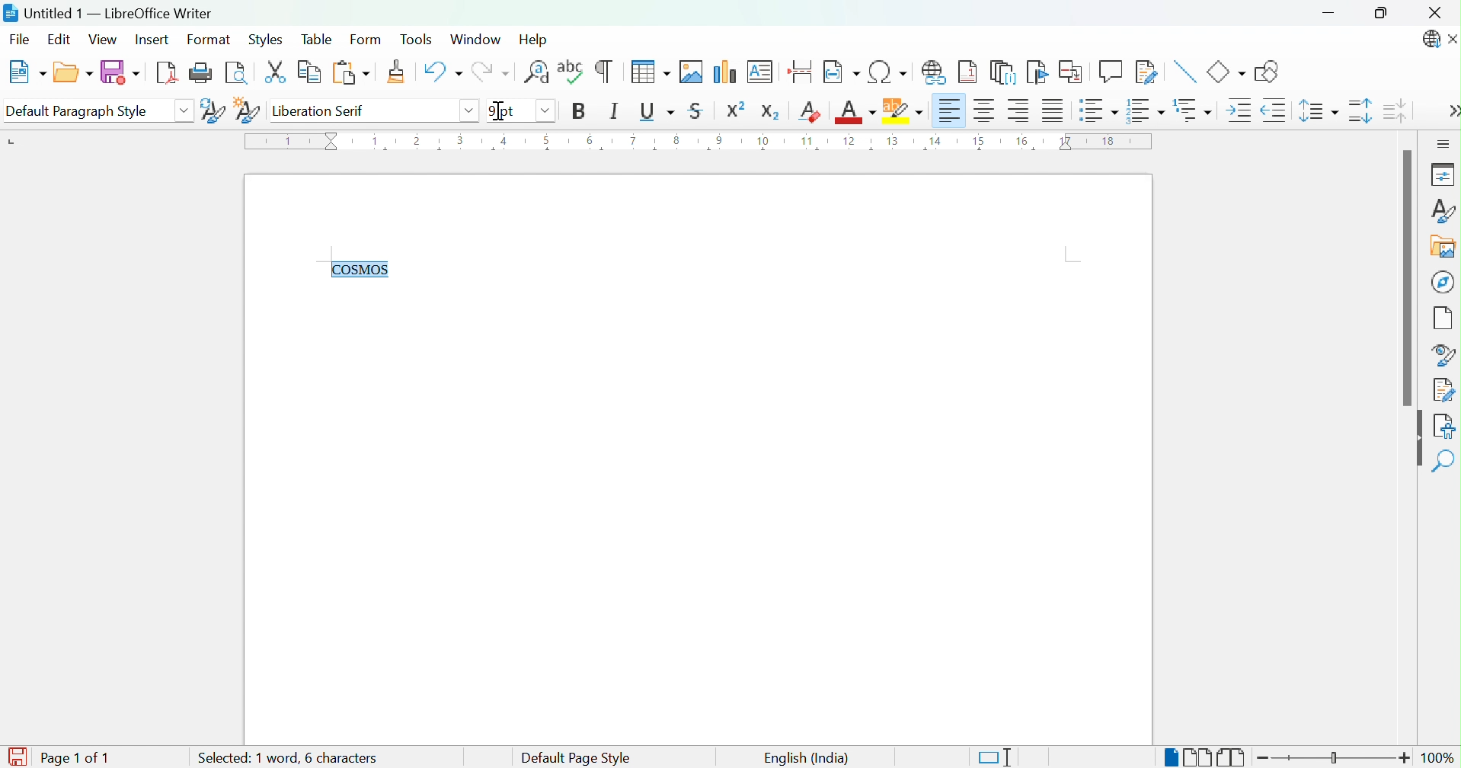 Image resolution: width=1461 pixels, height=768 pixels. Describe the element at coordinates (1053, 112) in the screenshot. I see `Justified` at that location.